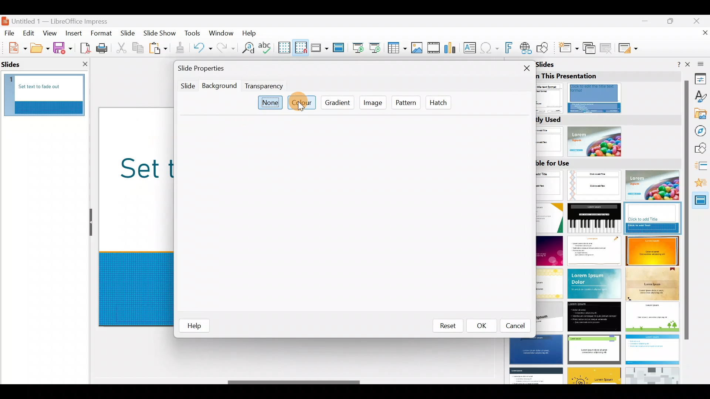 Image resolution: width=710 pixels, height=399 pixels. Describe the element at coordinates (644, 24) in the screenshot. I see `Minimise` at that location.